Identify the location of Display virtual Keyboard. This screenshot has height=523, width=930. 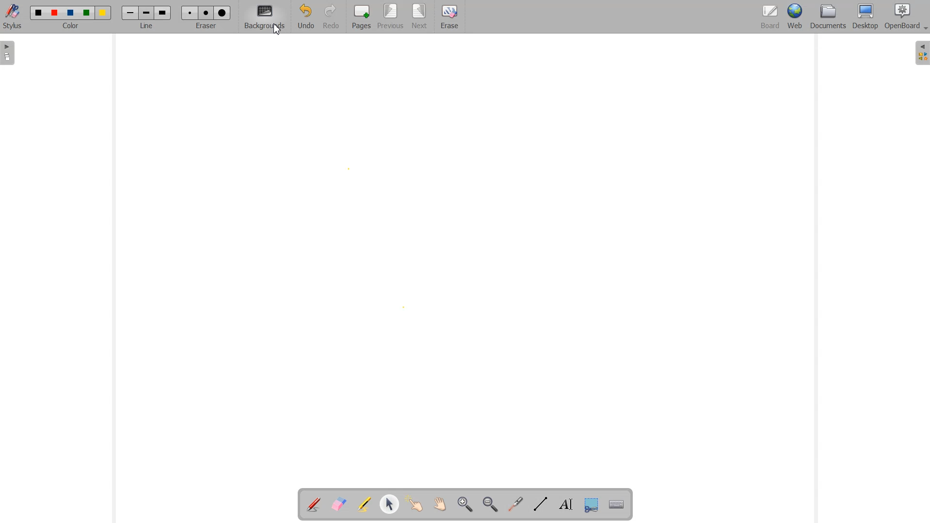
(617, 505).